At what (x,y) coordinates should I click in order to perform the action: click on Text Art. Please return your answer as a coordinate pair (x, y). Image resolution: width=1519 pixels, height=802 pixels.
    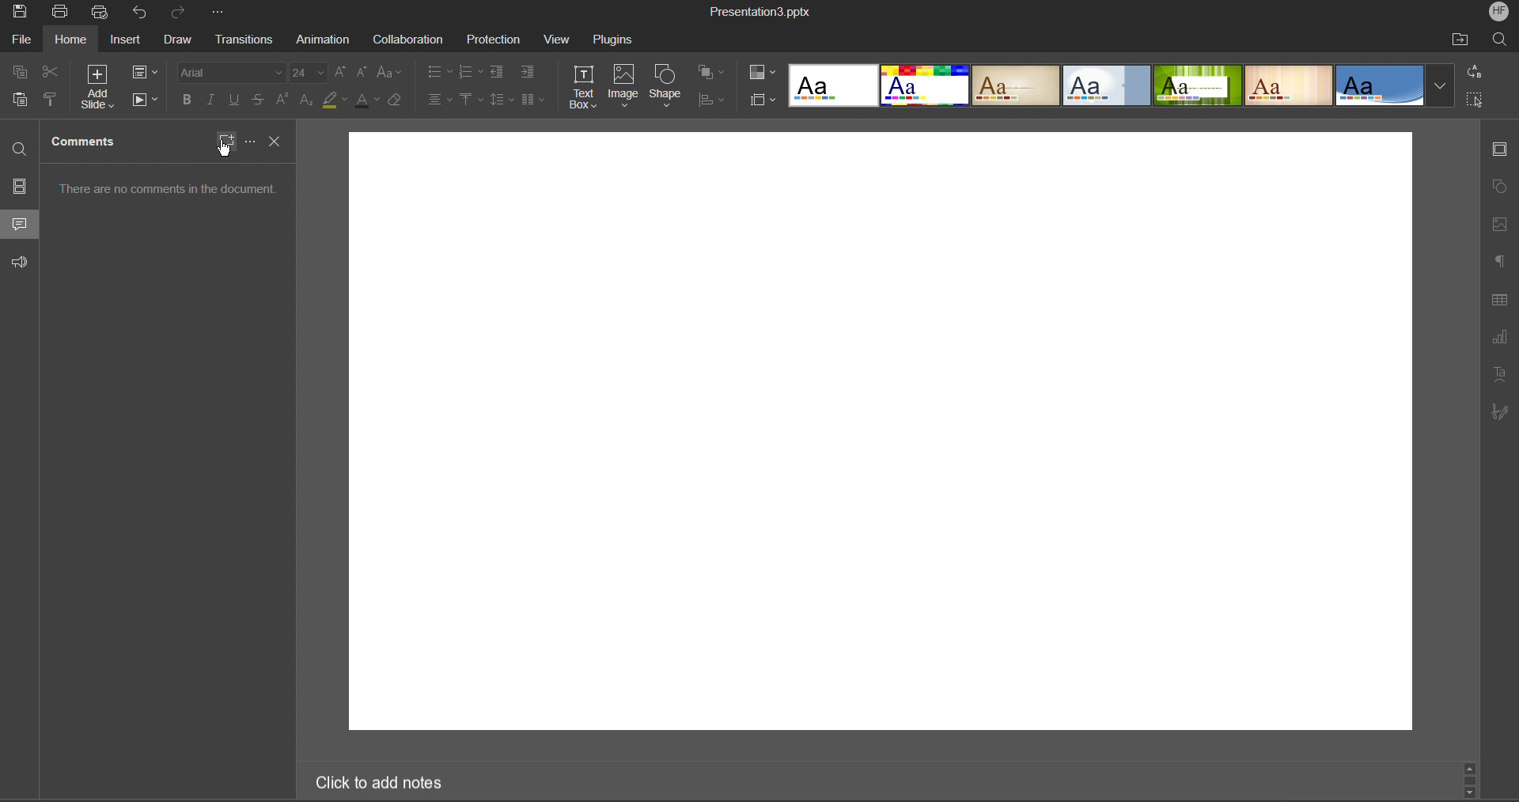
    Looking at the image, I should click on (1499, 375).